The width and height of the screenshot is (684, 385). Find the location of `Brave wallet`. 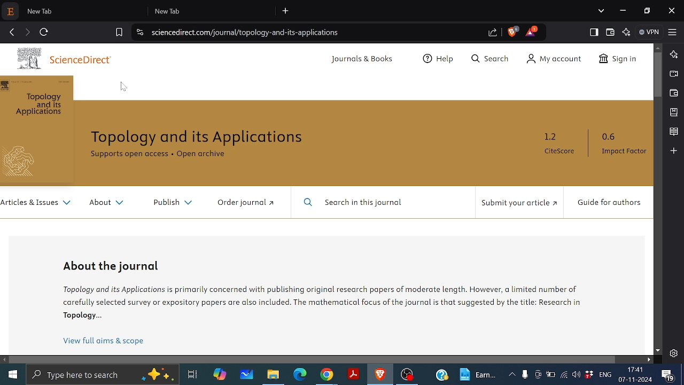

Brave wallet is located at coordinates (674, 93).